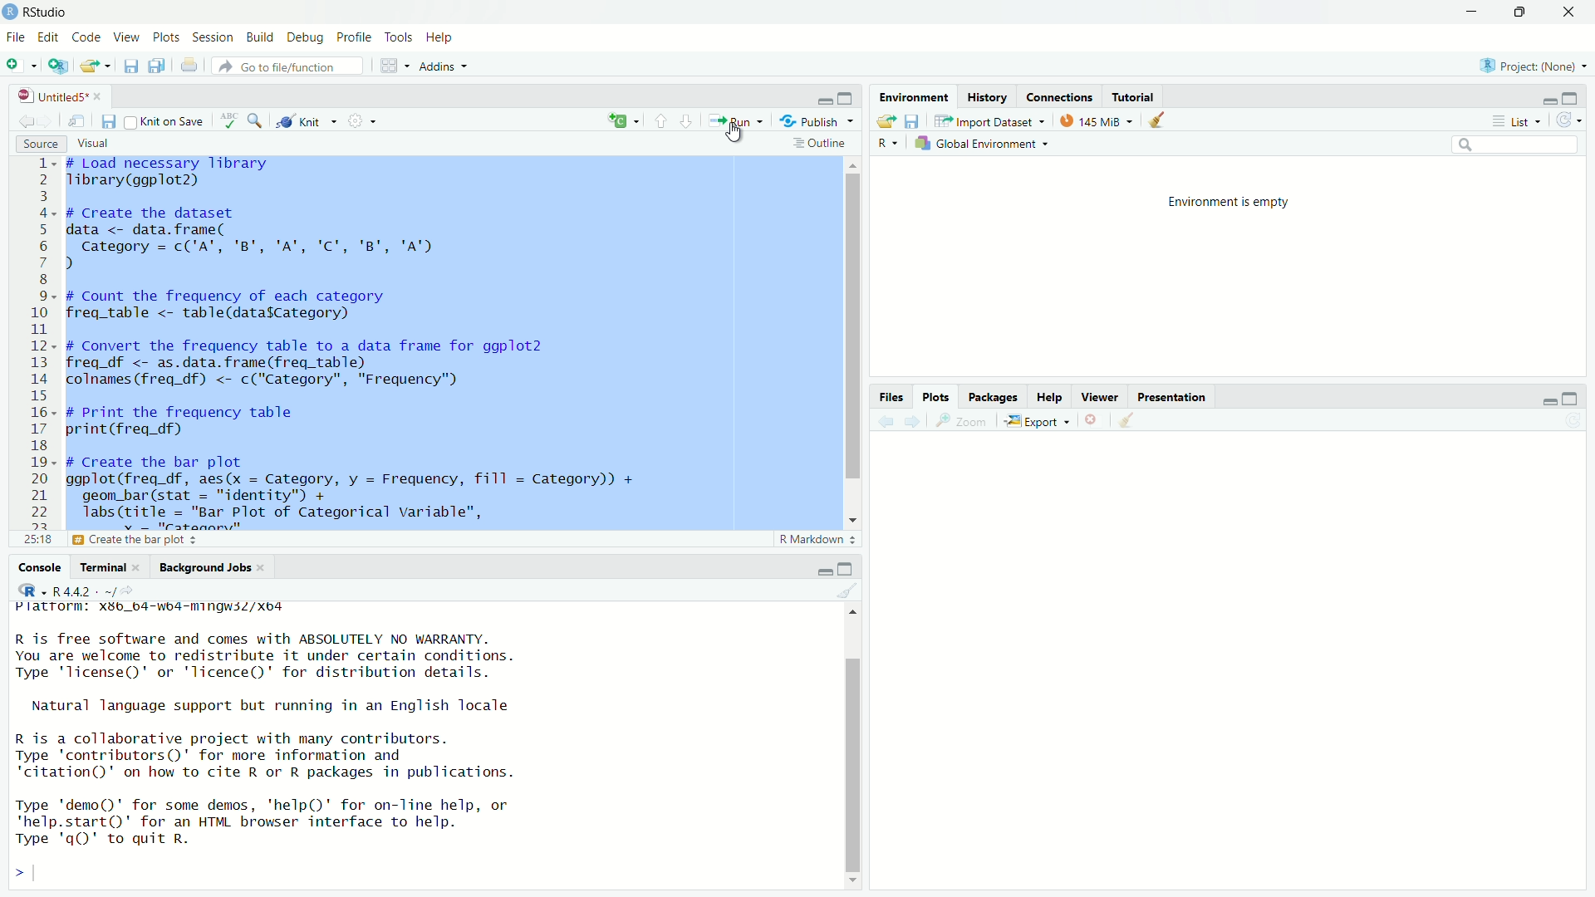 The height and width of the screenshot is (897, 1595). I want to click on minimize, so click(826, 101).